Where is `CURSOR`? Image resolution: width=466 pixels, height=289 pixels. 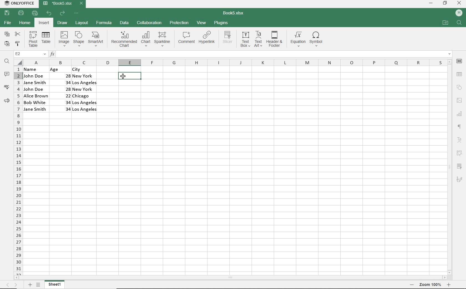 CURSOR is located at coordinates (124, 77).